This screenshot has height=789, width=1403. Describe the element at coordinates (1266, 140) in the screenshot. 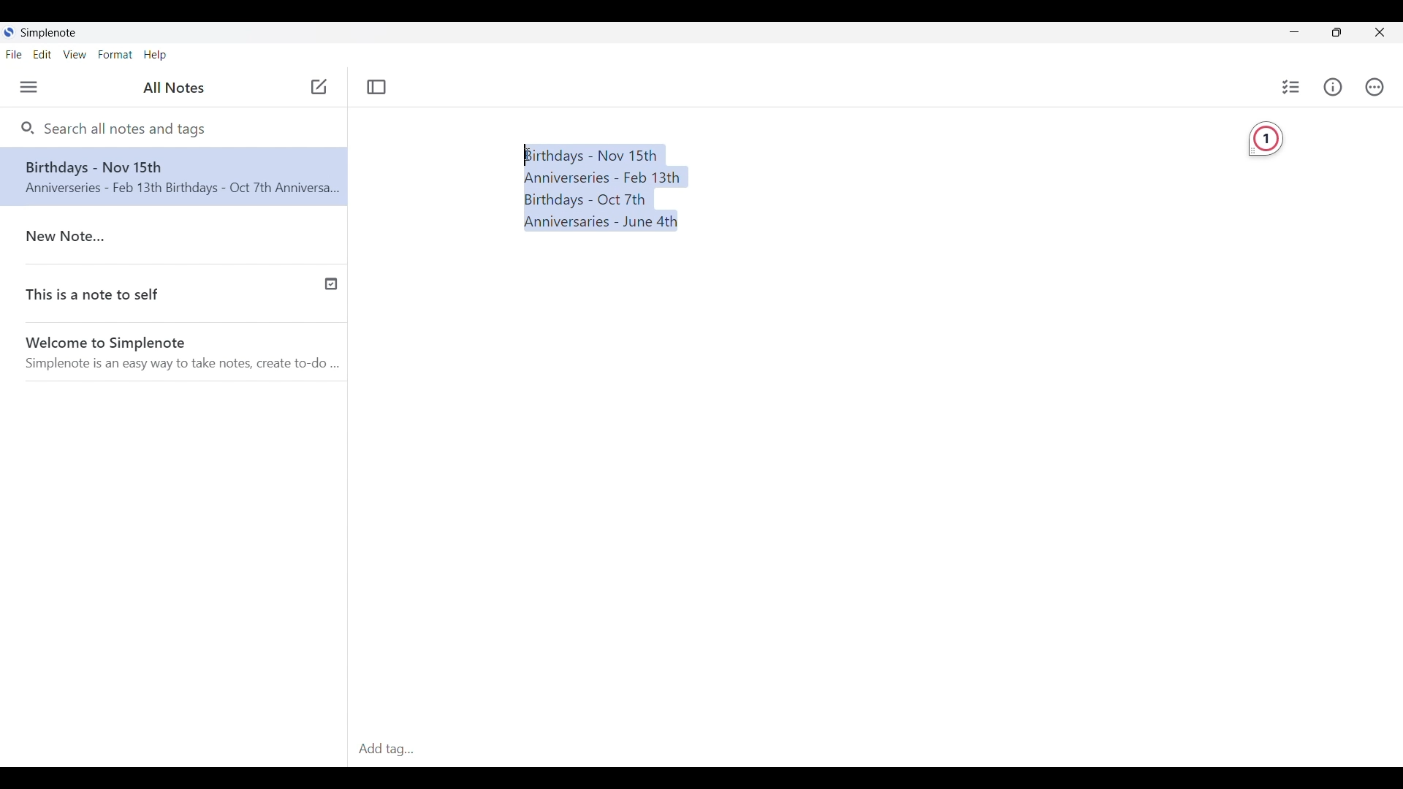

I see `Grammarly extension detecting 1 required change ` at that location.